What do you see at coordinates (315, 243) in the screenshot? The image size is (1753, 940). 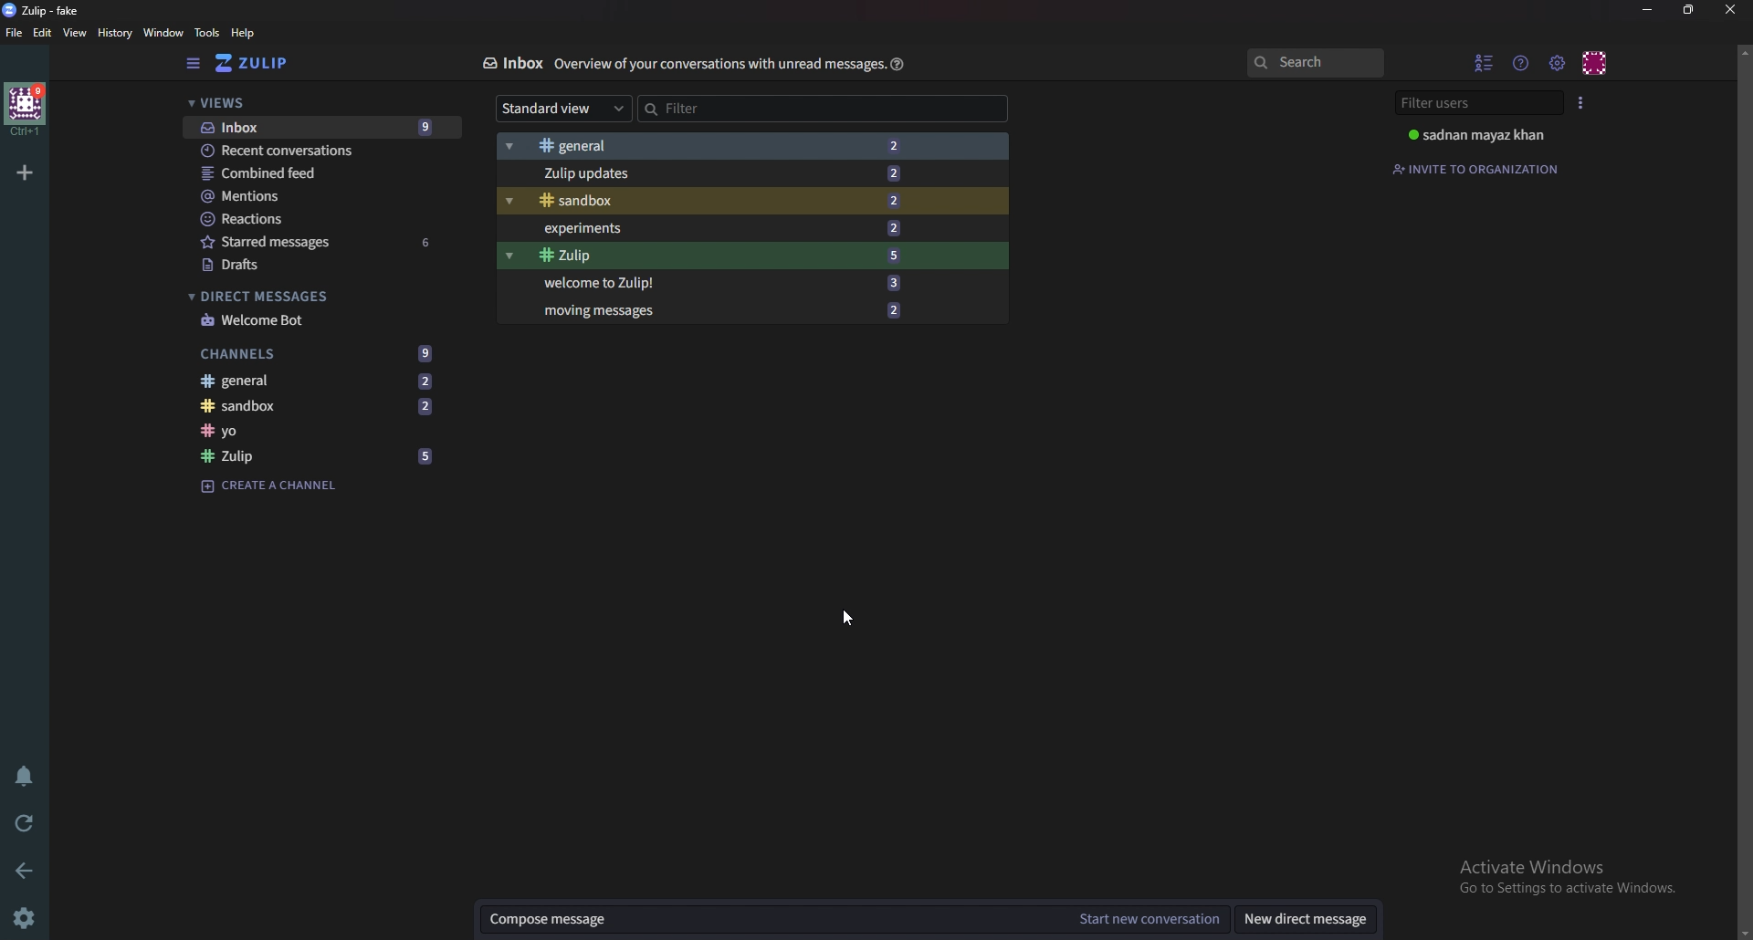 I see `starred messages` at bounding box center [315, 243].